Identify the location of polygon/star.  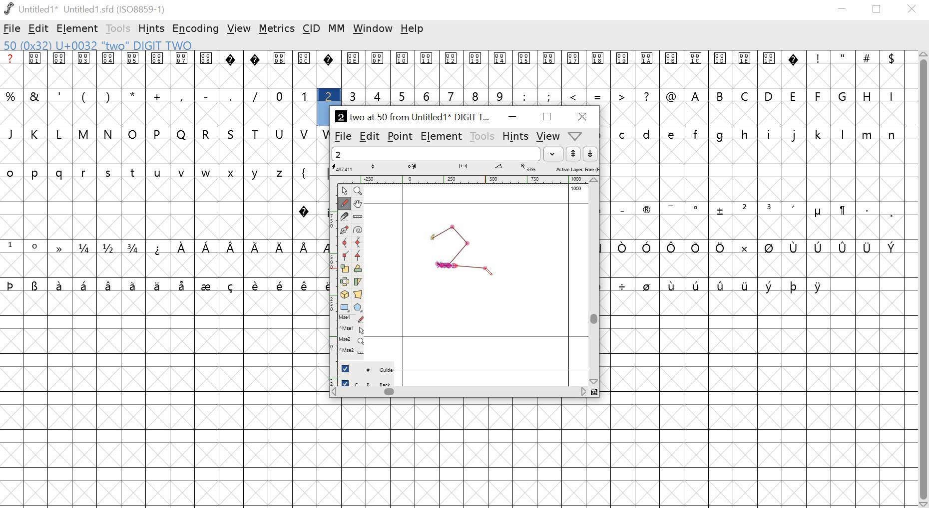
(359, 308).